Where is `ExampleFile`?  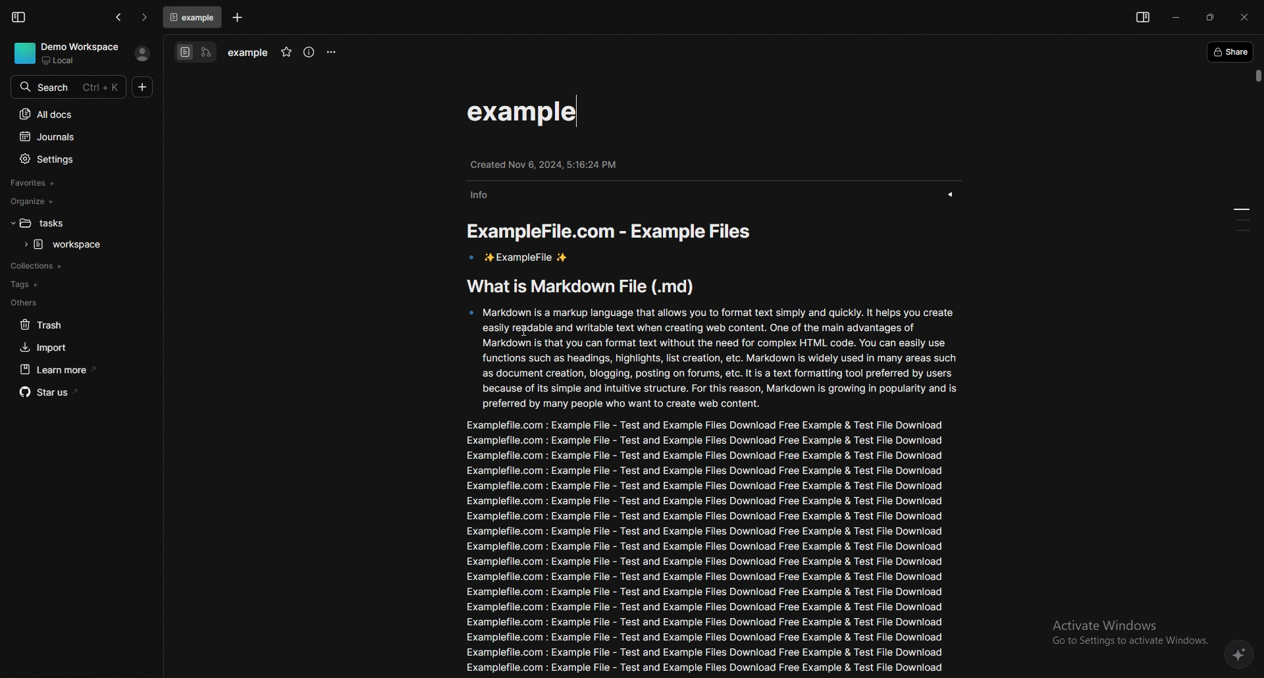 ExampleFile is located at coordinates (524, 256).